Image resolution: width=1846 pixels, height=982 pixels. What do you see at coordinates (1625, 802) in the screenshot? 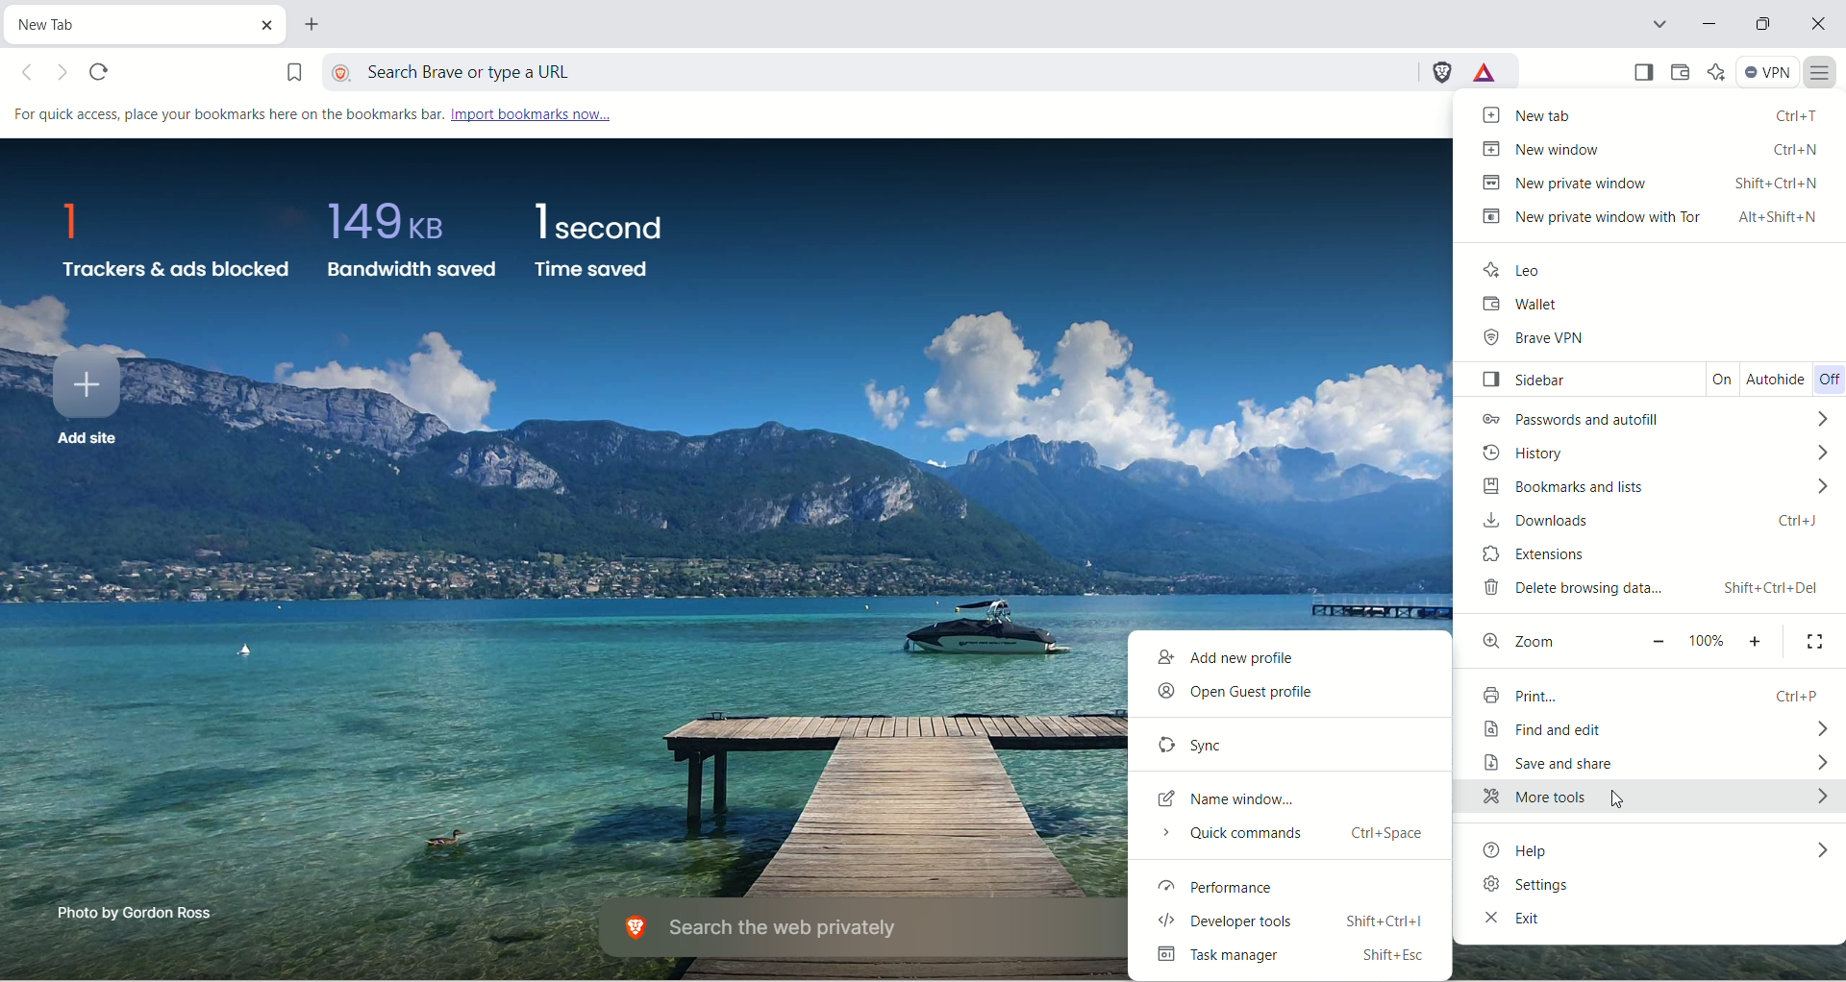
I see `cursor` at bounding box center [1625, 802].